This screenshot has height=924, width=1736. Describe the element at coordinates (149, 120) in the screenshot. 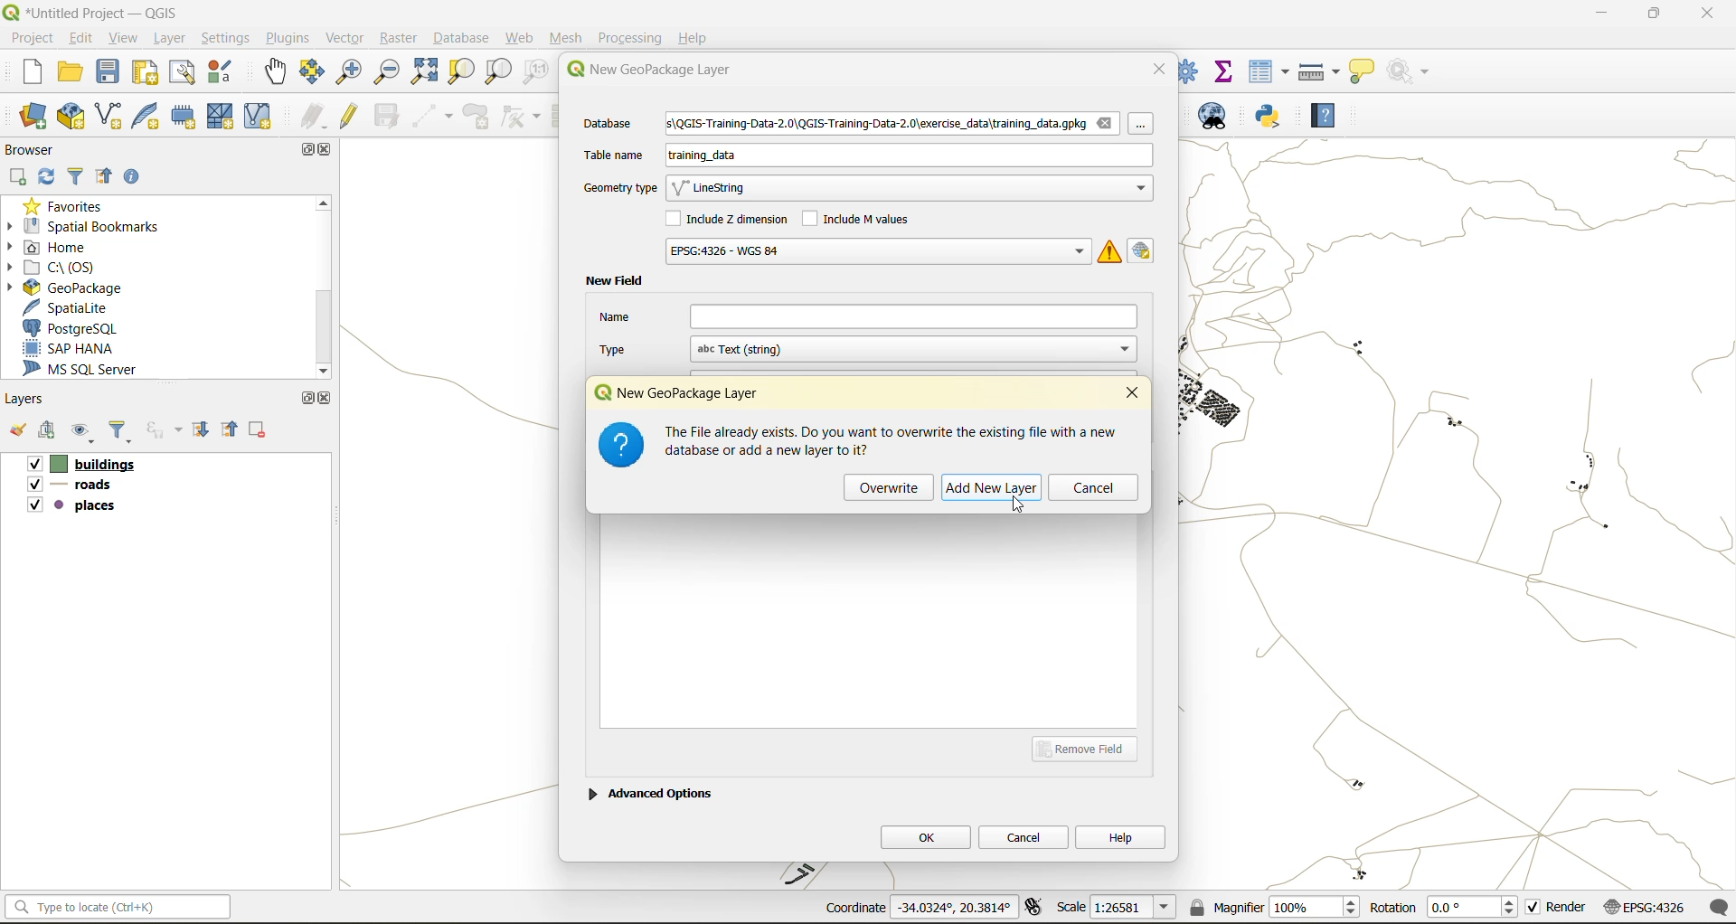

I see `new spatialite` at that location.